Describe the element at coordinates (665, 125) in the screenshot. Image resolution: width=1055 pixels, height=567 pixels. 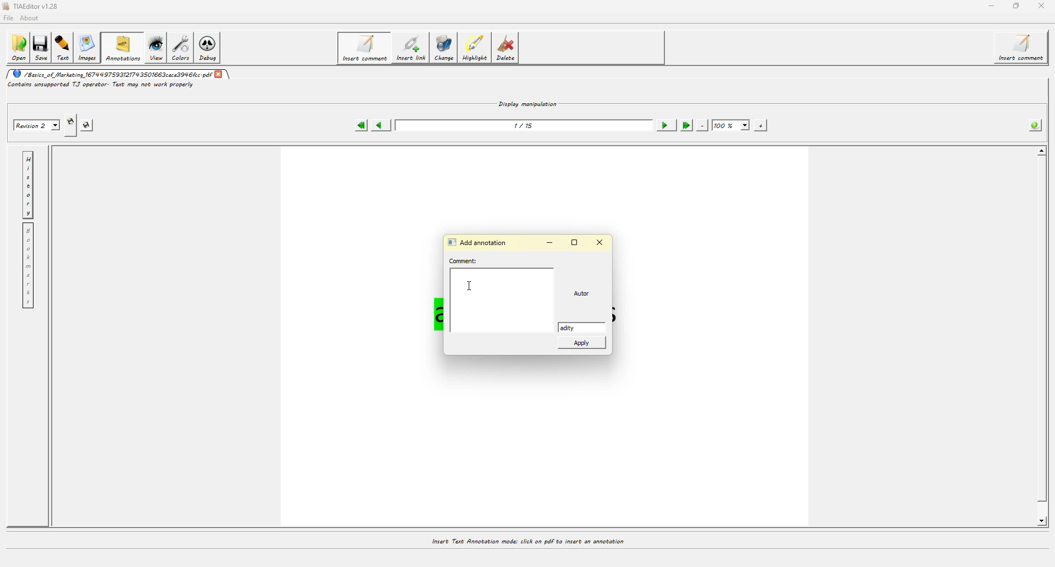
I see `next page` at that location.